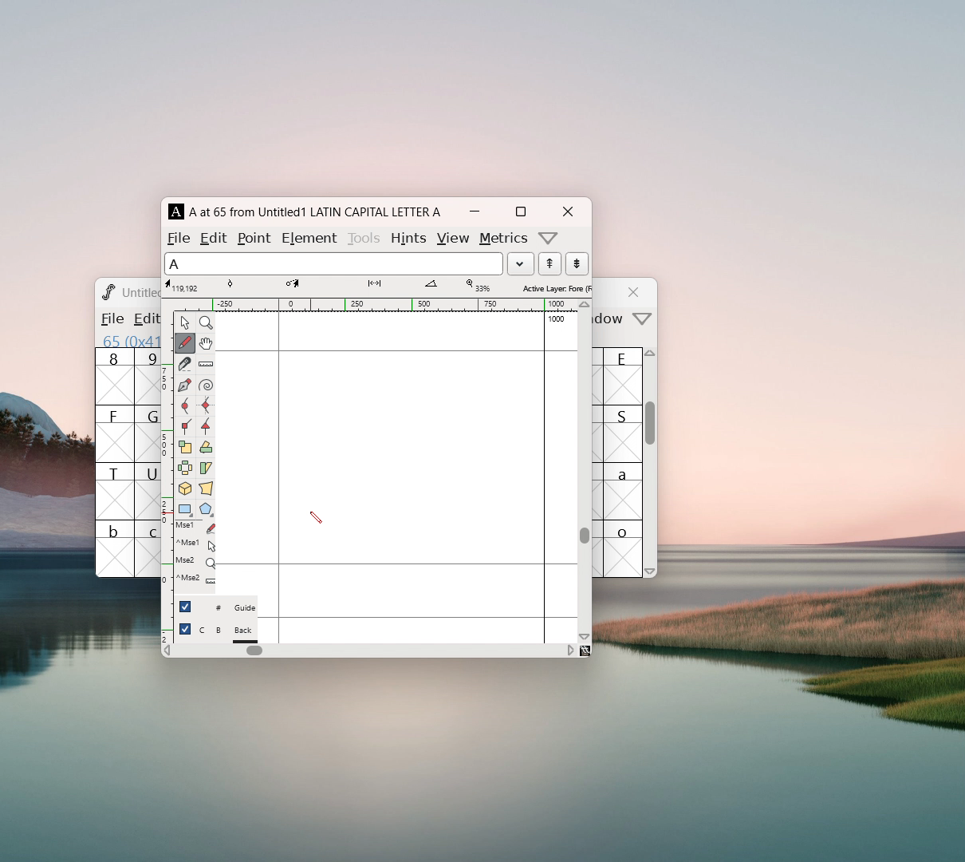  What do you see at coordinates (623, 433) in the screenshot?
I see `S` at bounding box center [623, 433].